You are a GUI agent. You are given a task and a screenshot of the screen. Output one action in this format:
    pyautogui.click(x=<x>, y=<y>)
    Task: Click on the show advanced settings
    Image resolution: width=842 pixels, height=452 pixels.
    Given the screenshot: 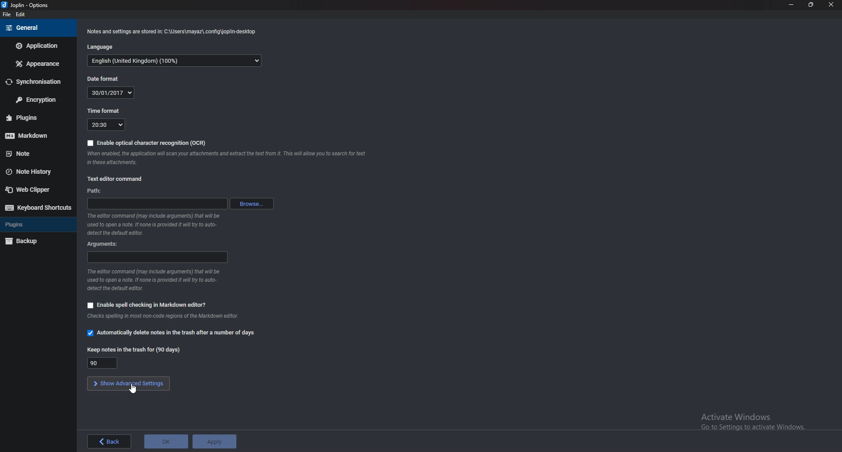 What is the action you would take?
    pyautogui.click(x=129, y=384)
    